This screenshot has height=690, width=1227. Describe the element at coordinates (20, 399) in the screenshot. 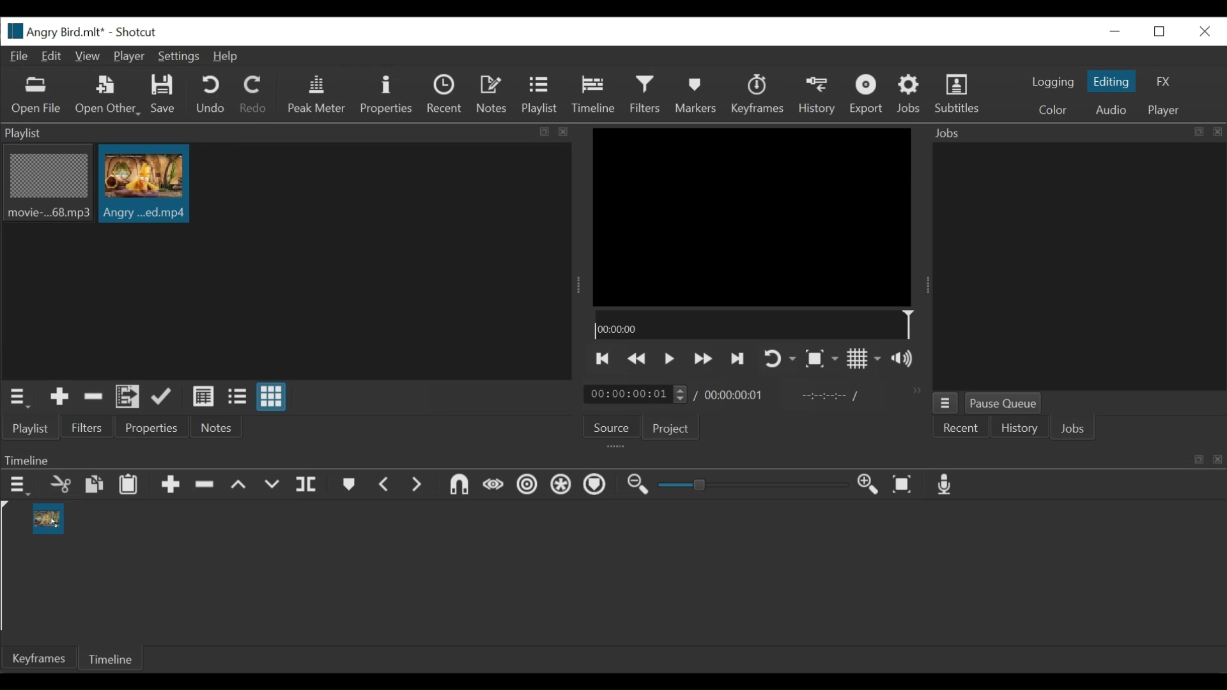

I see `Playlist menu` at that location.